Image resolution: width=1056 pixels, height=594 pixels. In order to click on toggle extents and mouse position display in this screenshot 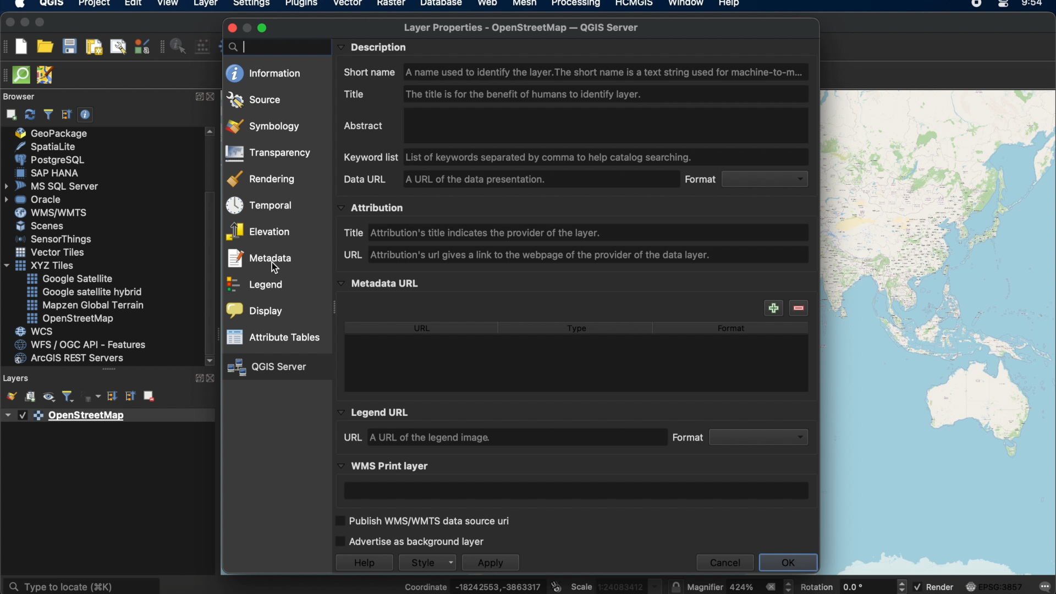, I will do `click(558, 584)`.